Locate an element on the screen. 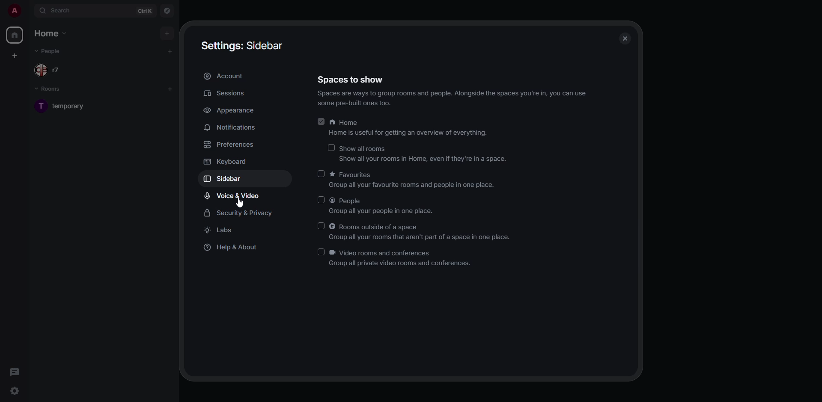  people is located at coordinates (51, 51).